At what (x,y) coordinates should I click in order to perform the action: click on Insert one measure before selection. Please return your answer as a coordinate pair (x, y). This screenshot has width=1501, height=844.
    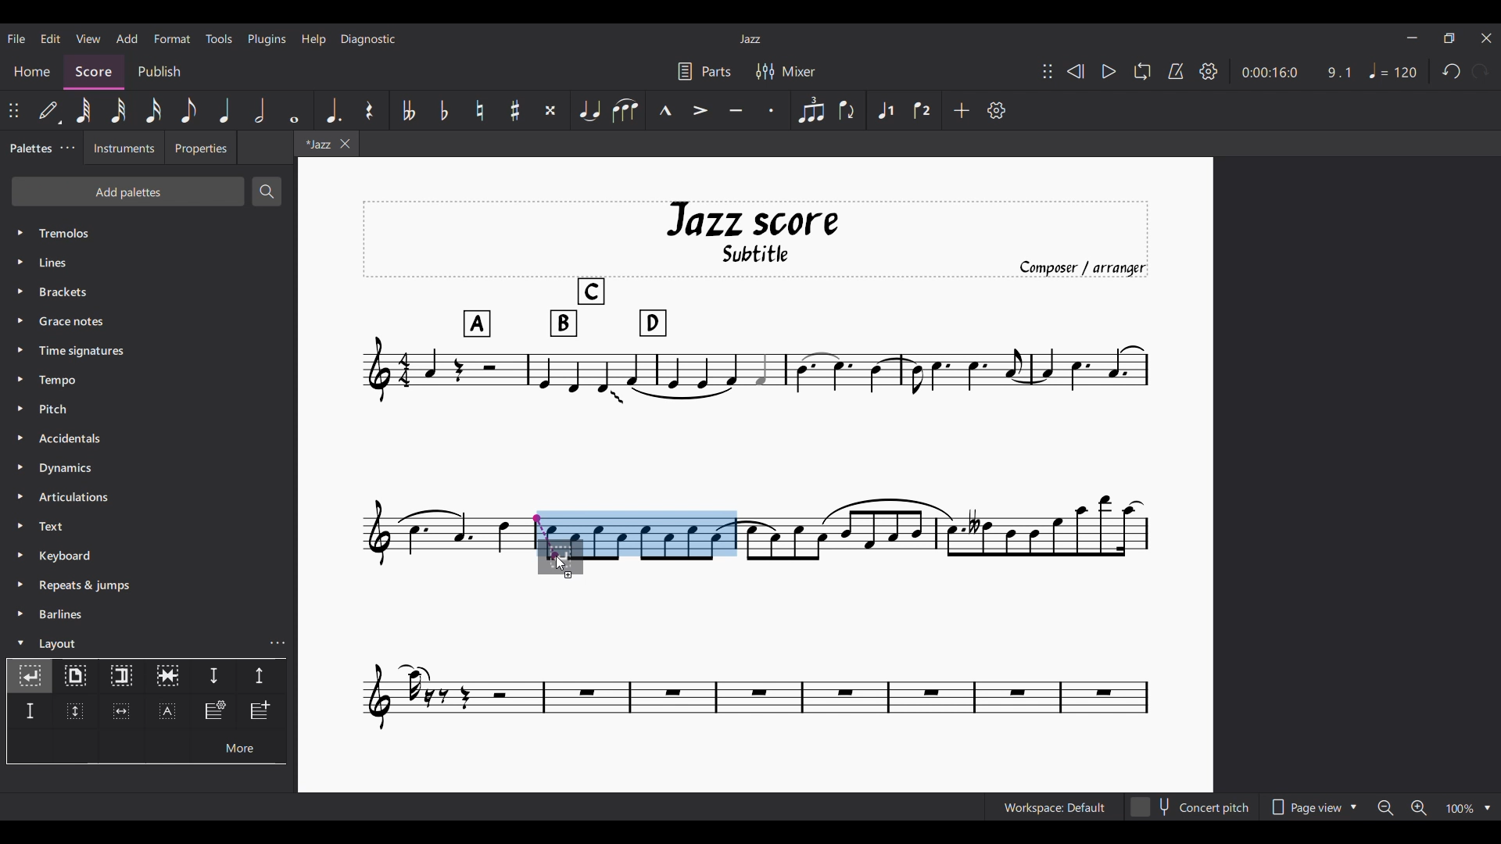
    Looking at the image, I should click on (262, 712).